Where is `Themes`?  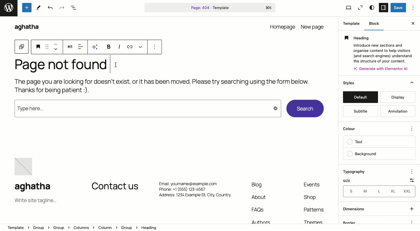 Themes is located at coordinates (315, 221).